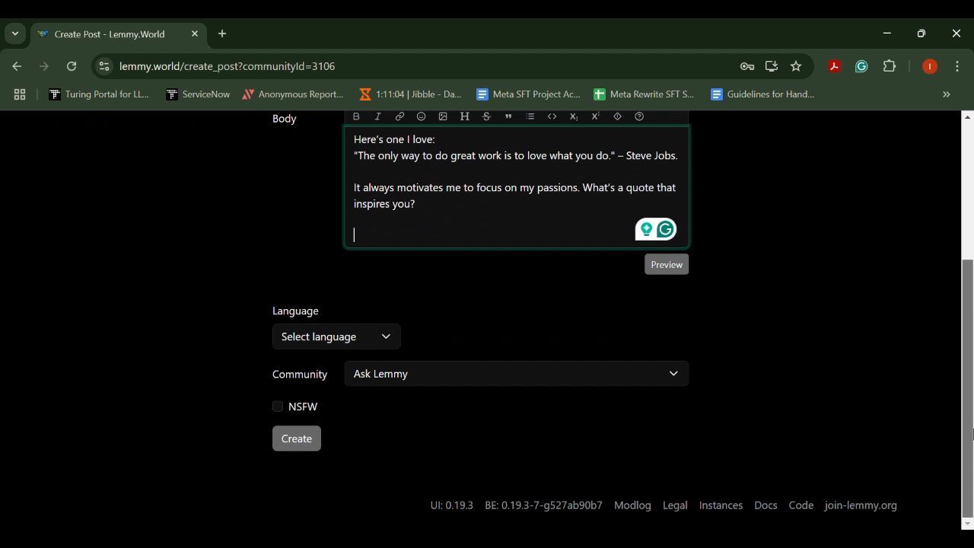  What do you see at coordinates (598, 116) in the screenshot?
I see `Superscript` at bounding box center [598, 116].